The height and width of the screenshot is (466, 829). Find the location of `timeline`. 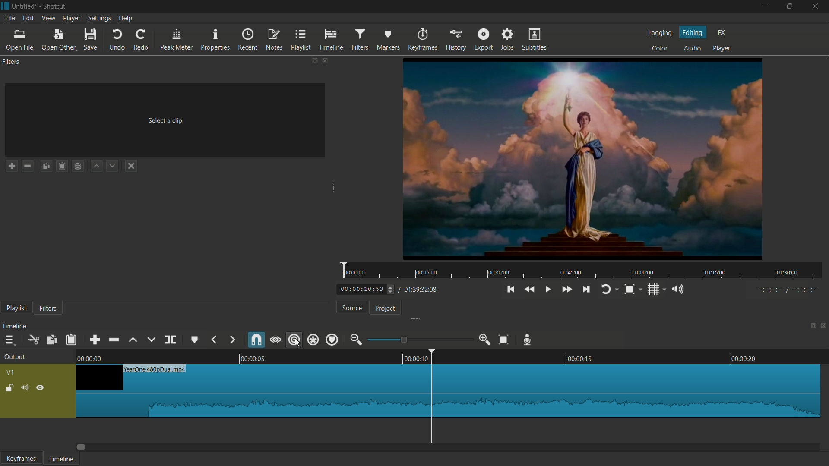

timeline is located at coordinates (332, 40).